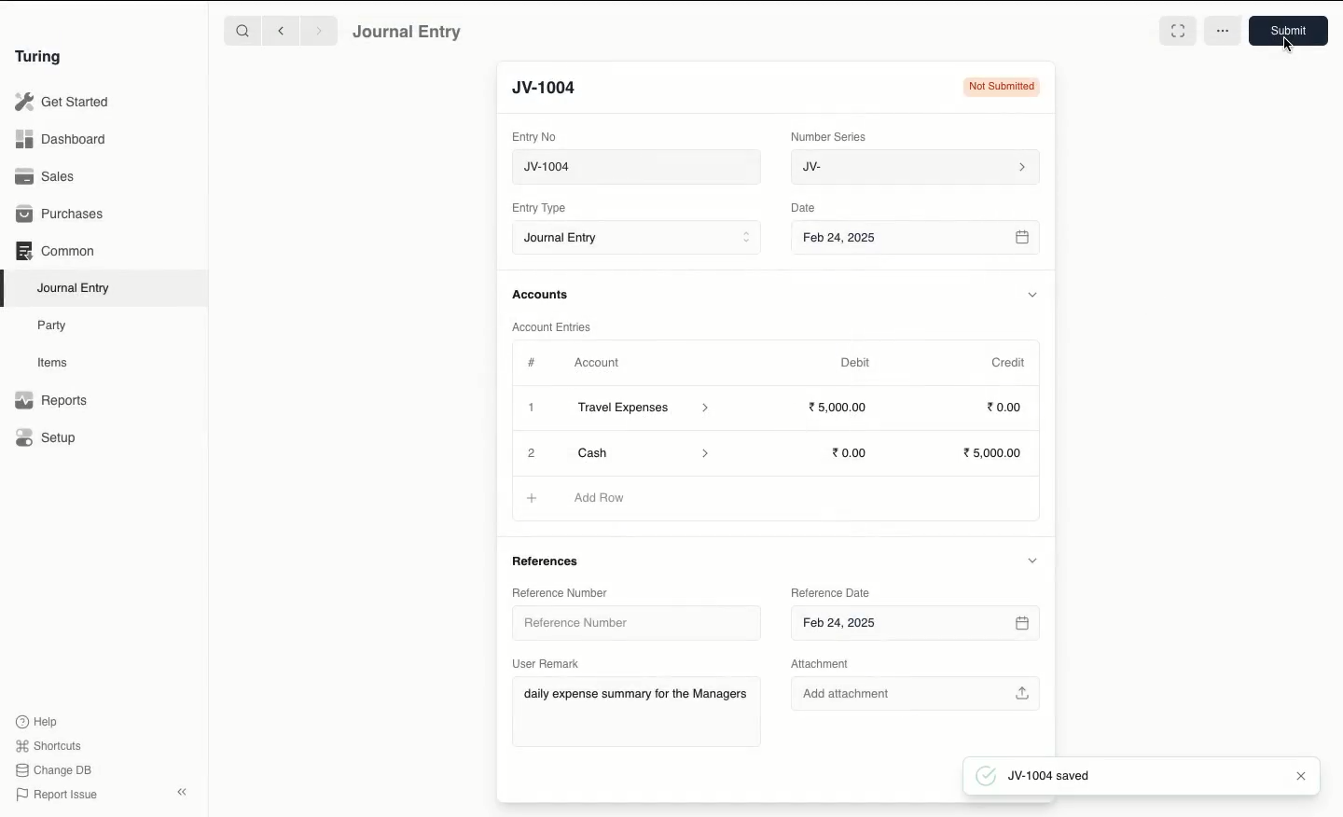  Describe the element at coordinates (1285, 43) in the screenshot. I see `cursor` at that location.